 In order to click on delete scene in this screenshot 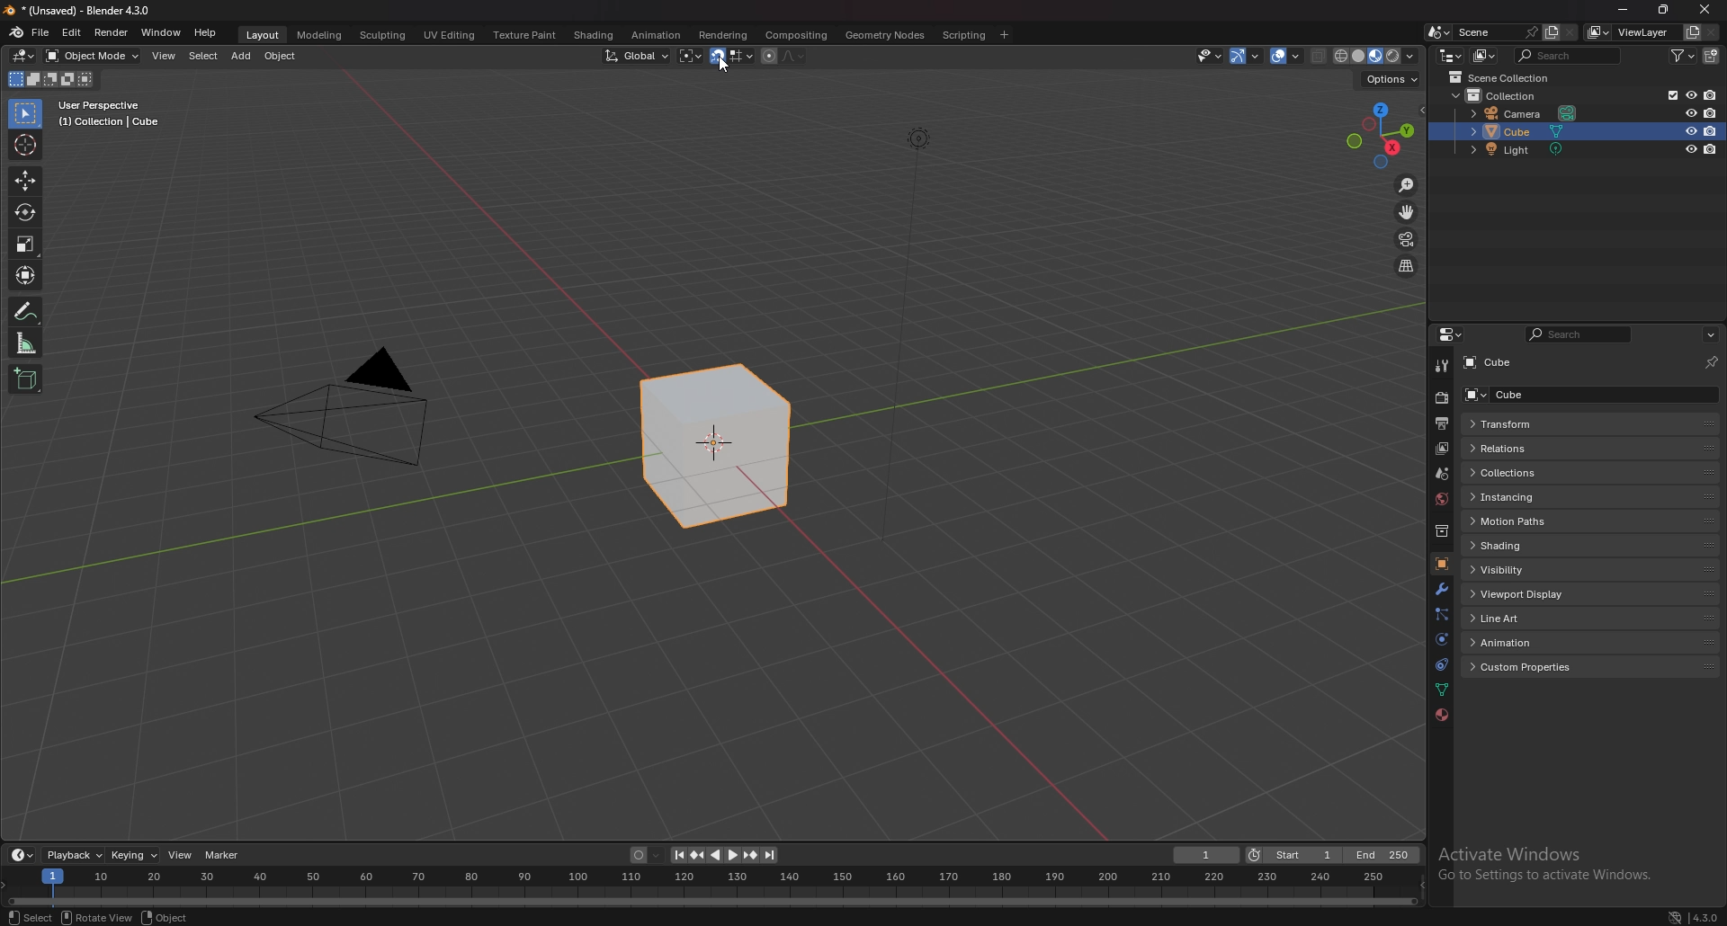, I will do `click(1569, 33)`.